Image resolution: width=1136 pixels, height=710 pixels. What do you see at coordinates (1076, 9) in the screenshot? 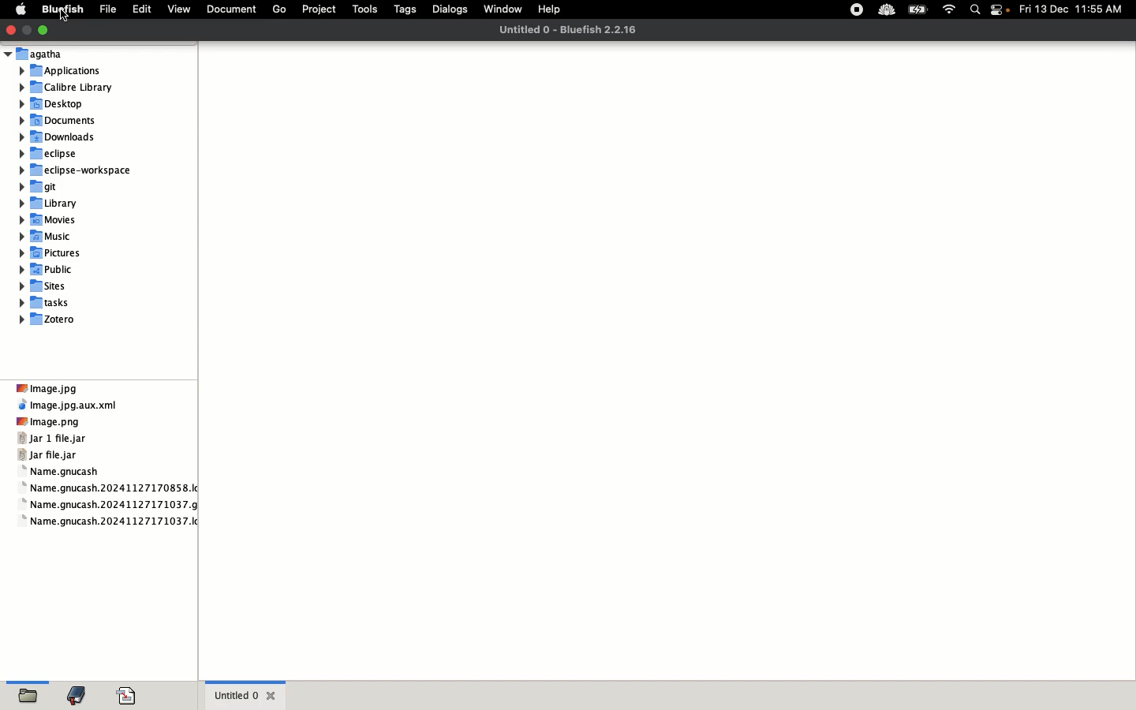
I see `Date time` at bounding box center [1076, 9].